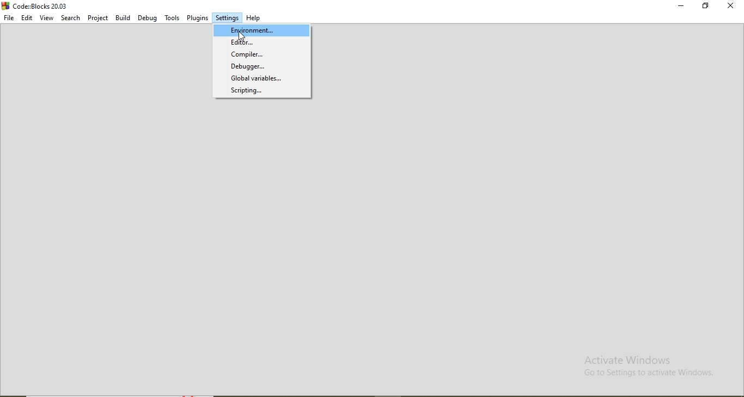 The width and height of the screenshot is (744, 397). Describe the element at coordinates (731, 6) in the screenshot. I see `Close` at that location.